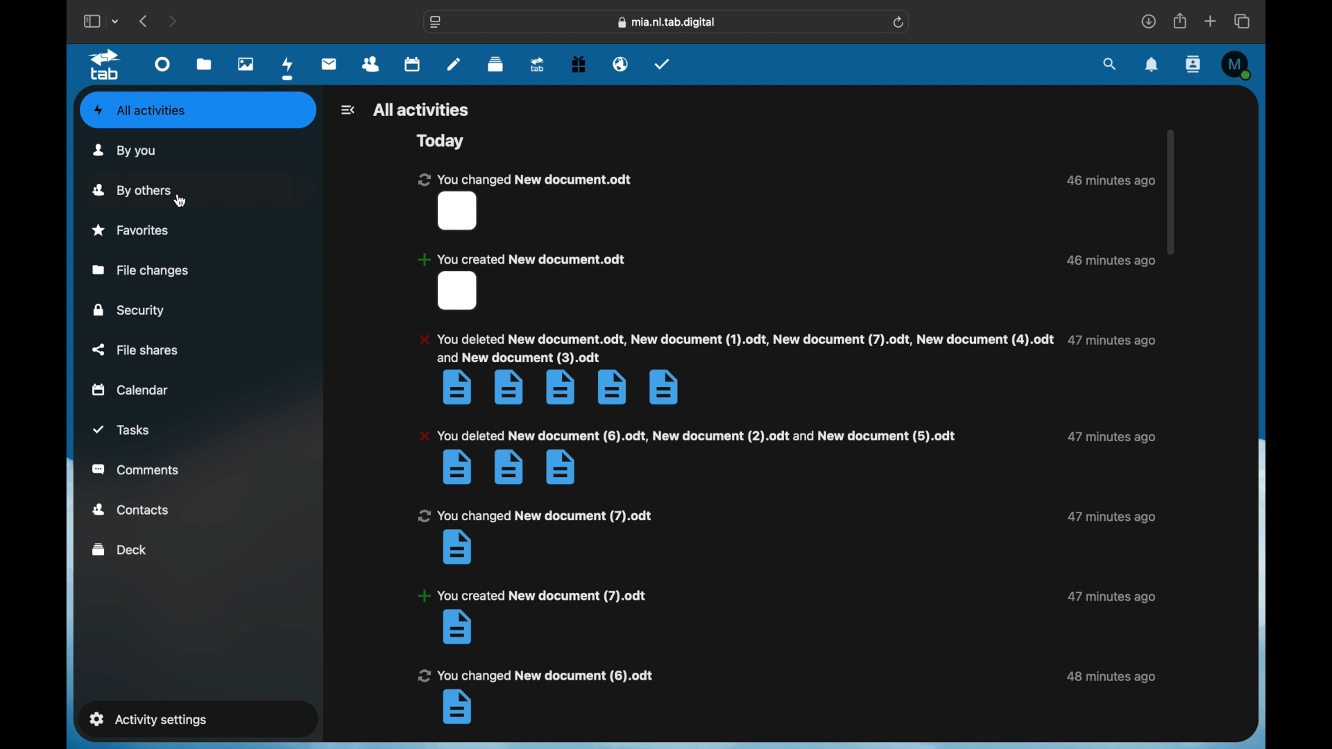 Image resolution: width=1332 pixels, height=749 pixels. Describe the element at coordinates (205, 64) in the screenshot. I see `files` at that location.